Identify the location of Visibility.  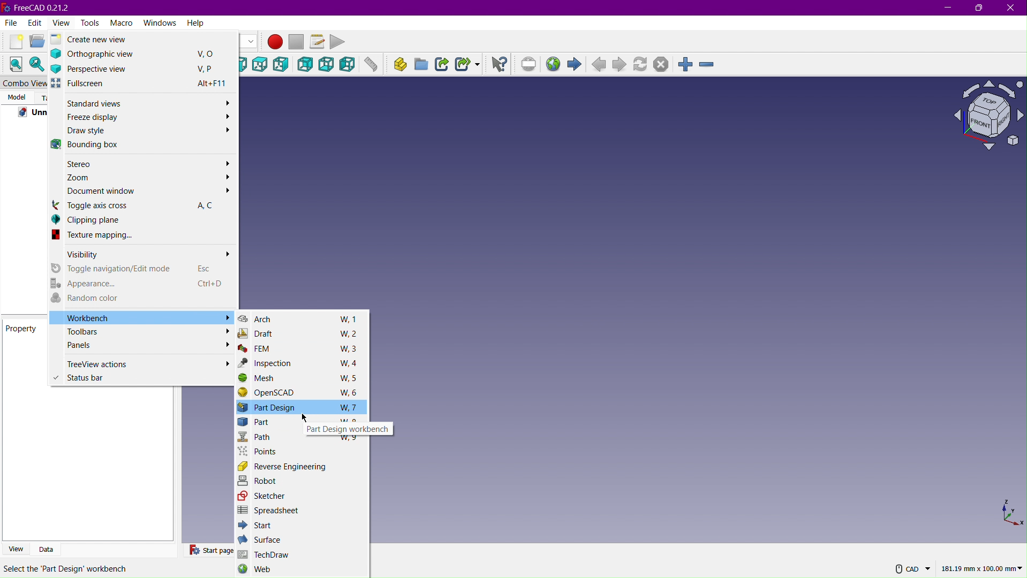
(145, 252).